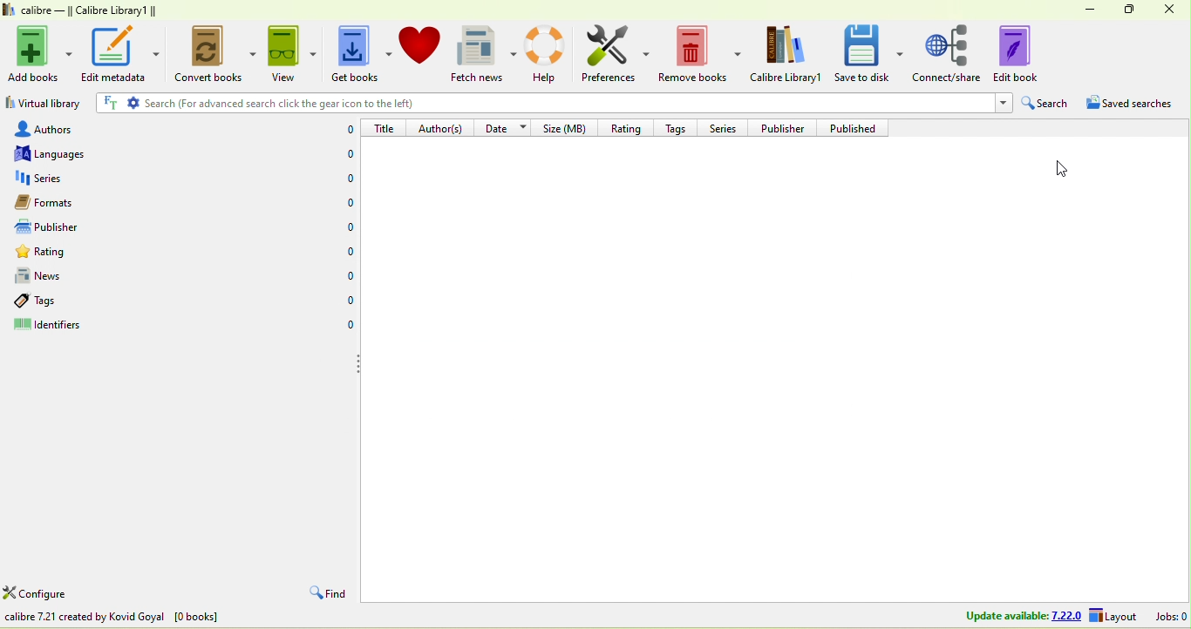  Describe the element at coordinates (59, 301) in the screenshot. I see `tags` at that location.